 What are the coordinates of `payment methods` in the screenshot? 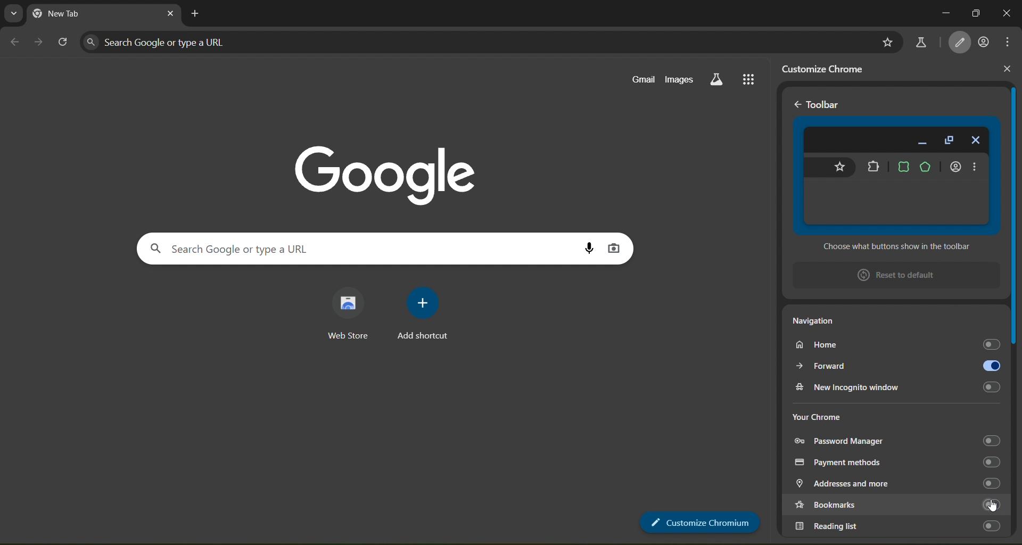 It's located at (900, 462).